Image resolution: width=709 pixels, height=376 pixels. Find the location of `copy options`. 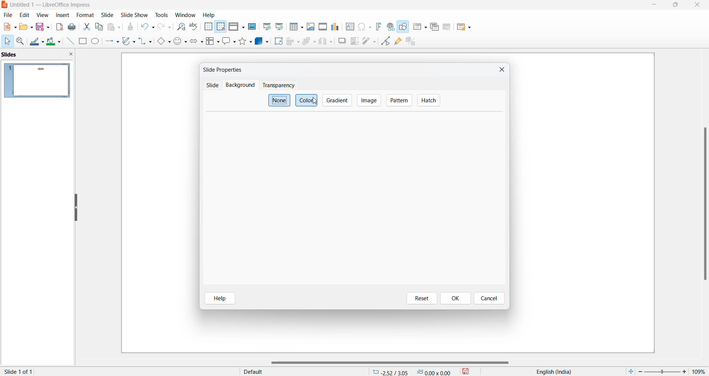

copy options is located at coordinates (99, 27).